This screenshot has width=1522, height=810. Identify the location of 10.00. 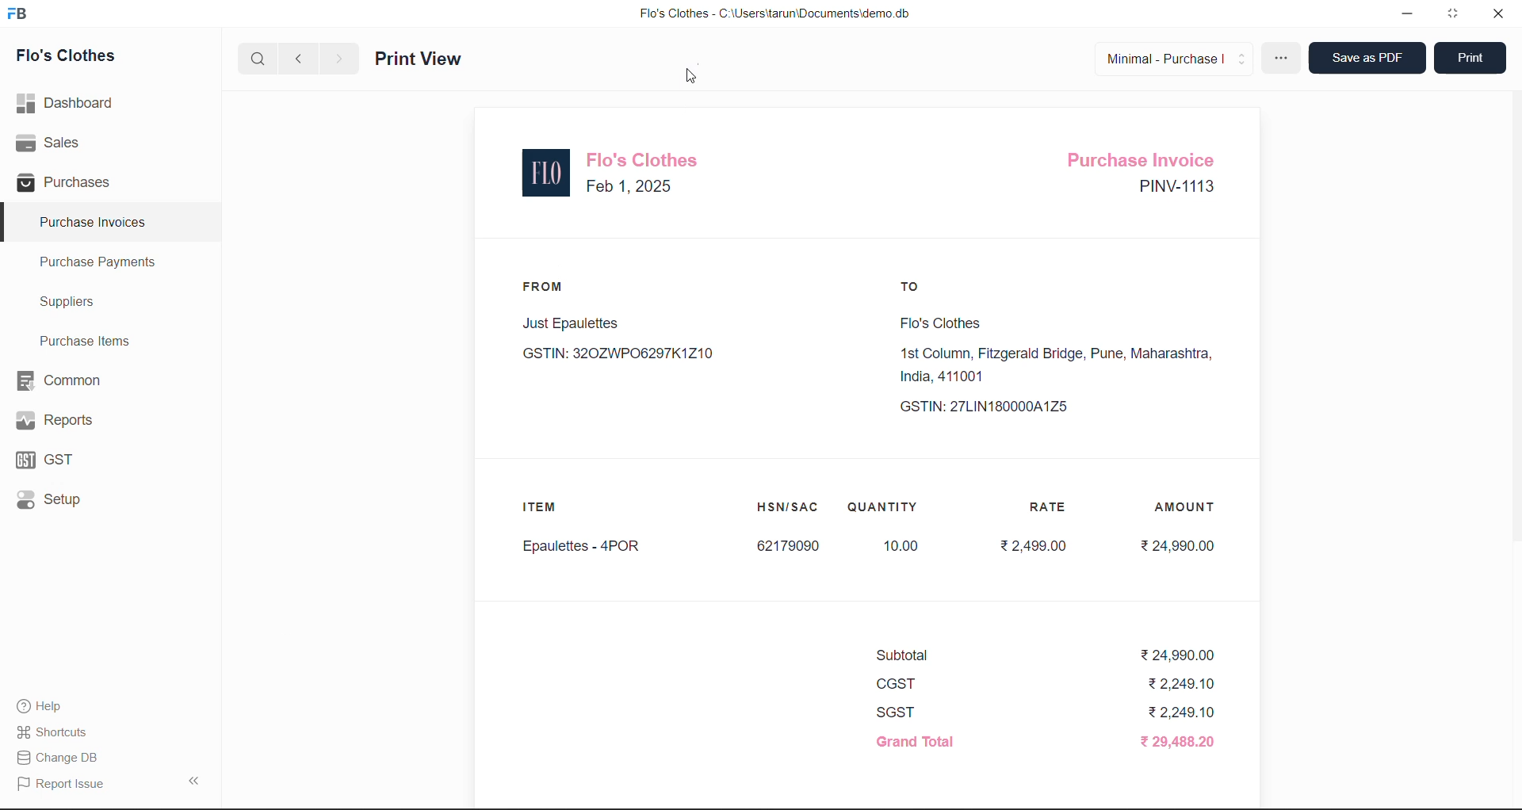
(903, 545).